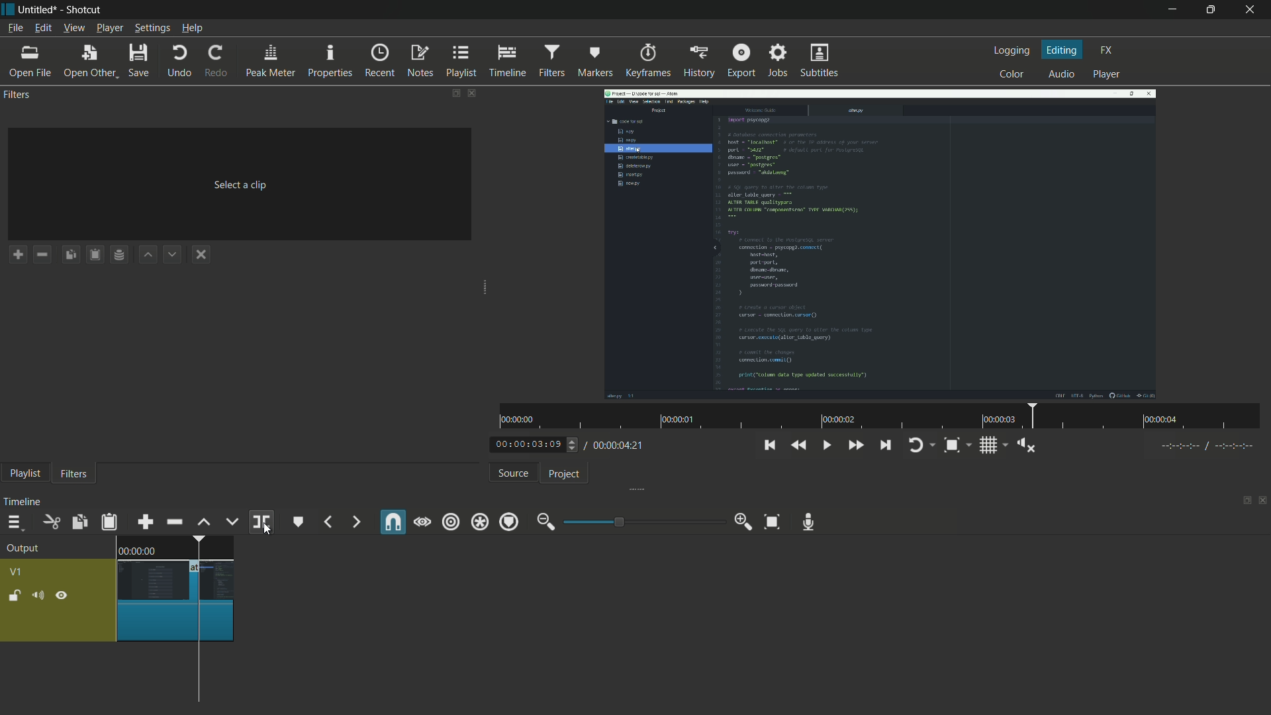 The width and height of the screenshot is (1271, 715). Describe the element at coordinates (51, 522) in the screenshot. I see `cut` at that location.